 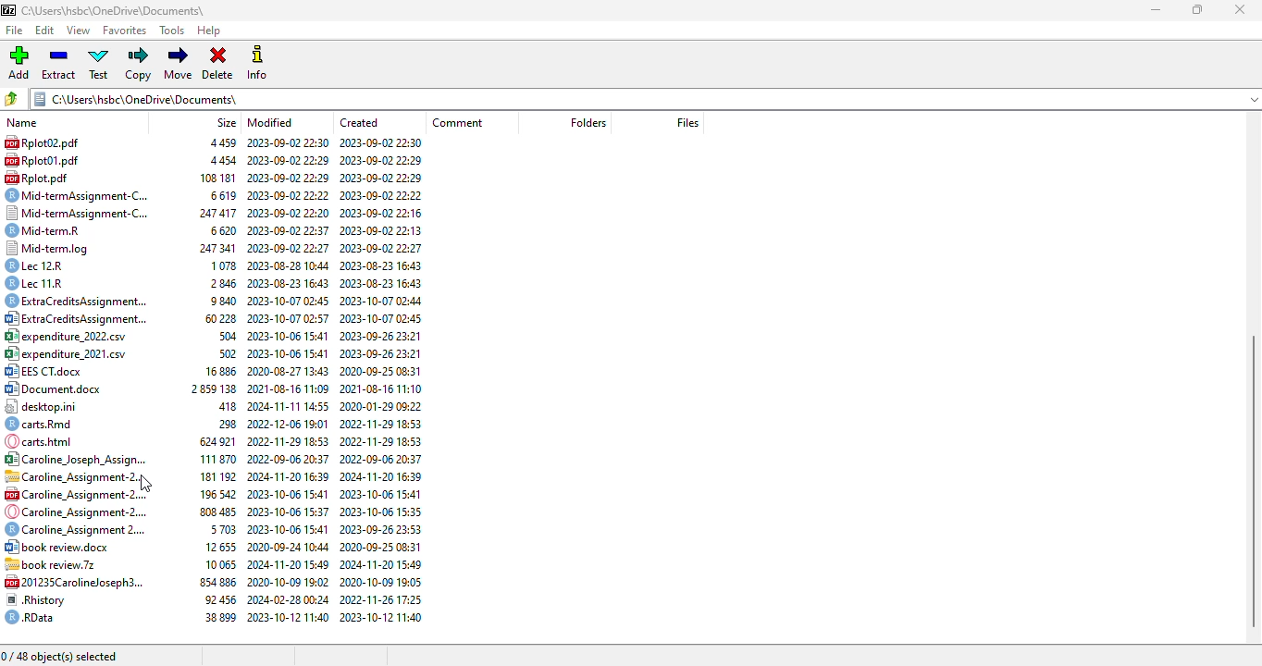 I want to click on 2003-00-26 22:53, so click(x=381, y=528).